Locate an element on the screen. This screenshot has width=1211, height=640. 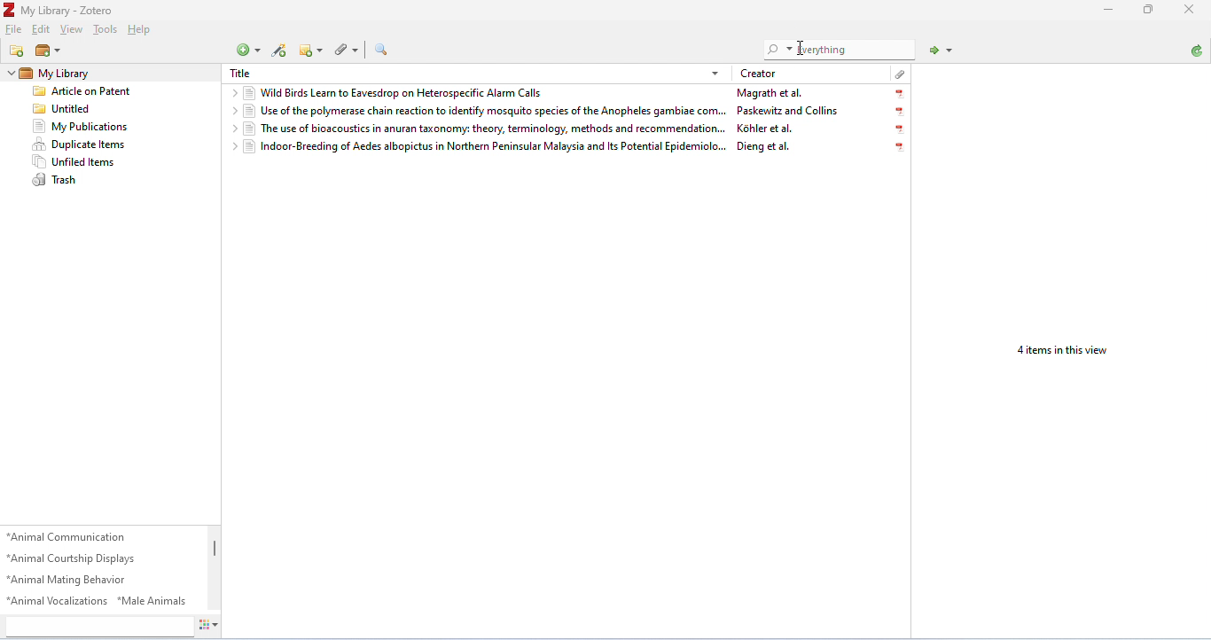
My Library is located at coordinates (57, 72).